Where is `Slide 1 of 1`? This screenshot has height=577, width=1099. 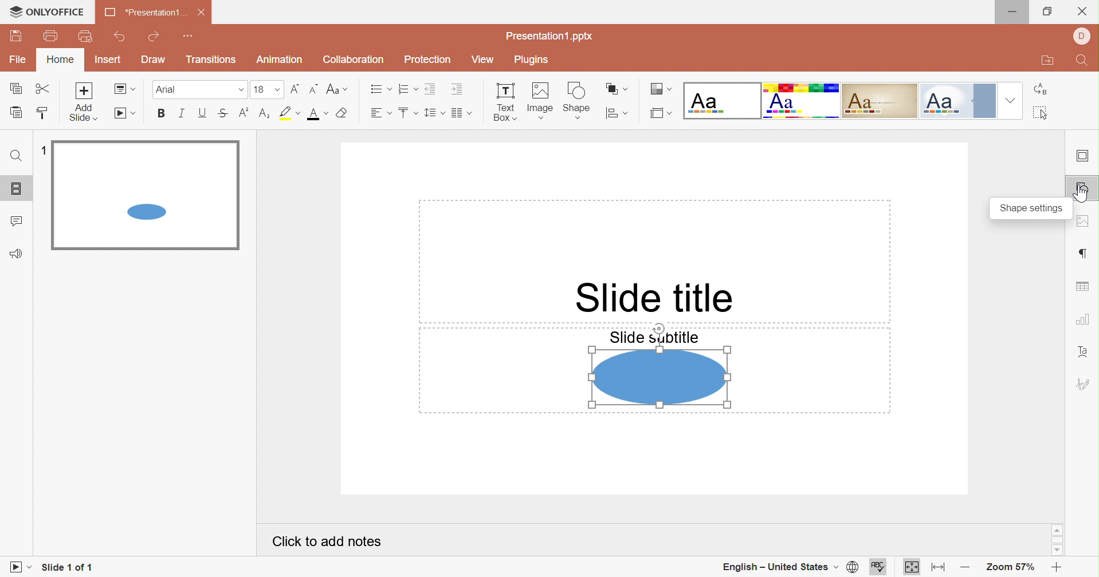 Slide 1 of 1 is located at coordinates (66, 566).